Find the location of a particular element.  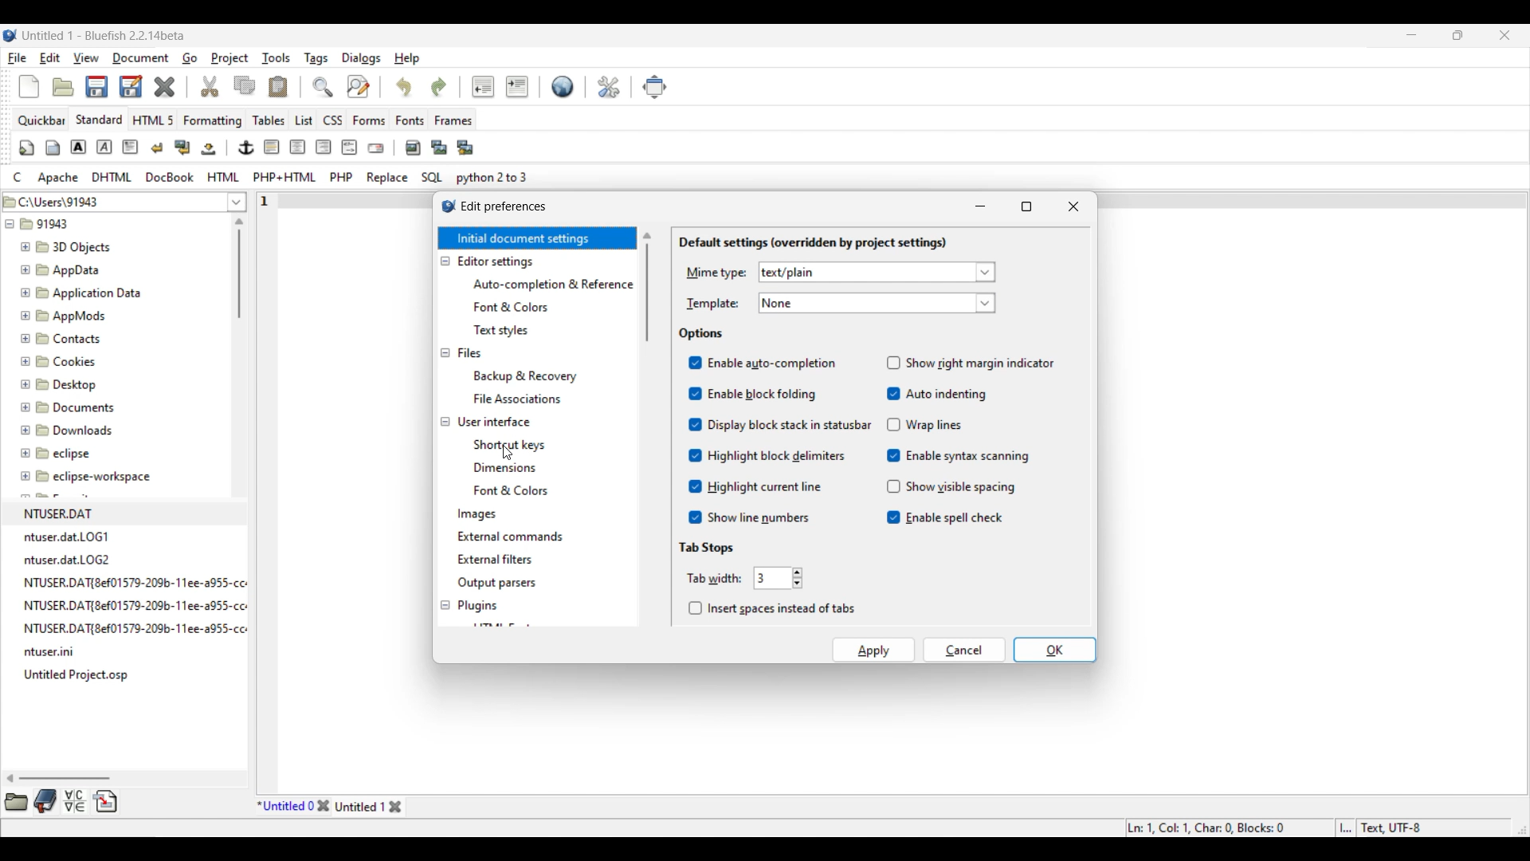

Indicates tab width is located at coordinates (714, 578).